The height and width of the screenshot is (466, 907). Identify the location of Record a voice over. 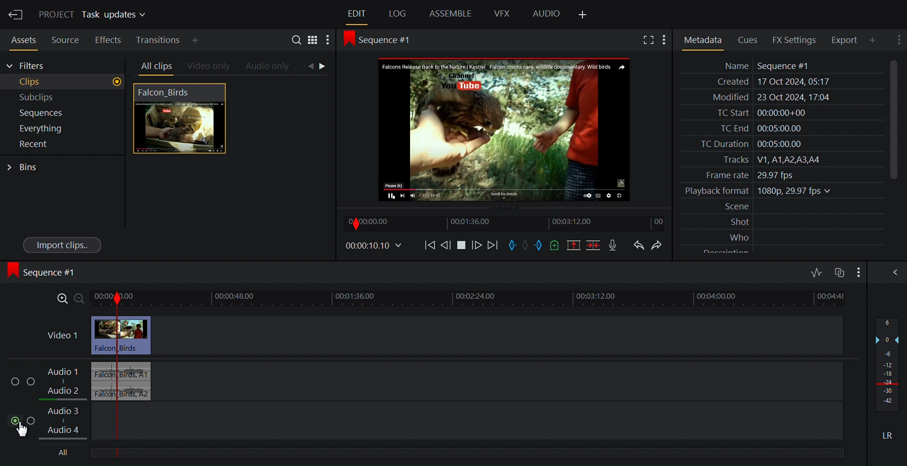
(614, 246).